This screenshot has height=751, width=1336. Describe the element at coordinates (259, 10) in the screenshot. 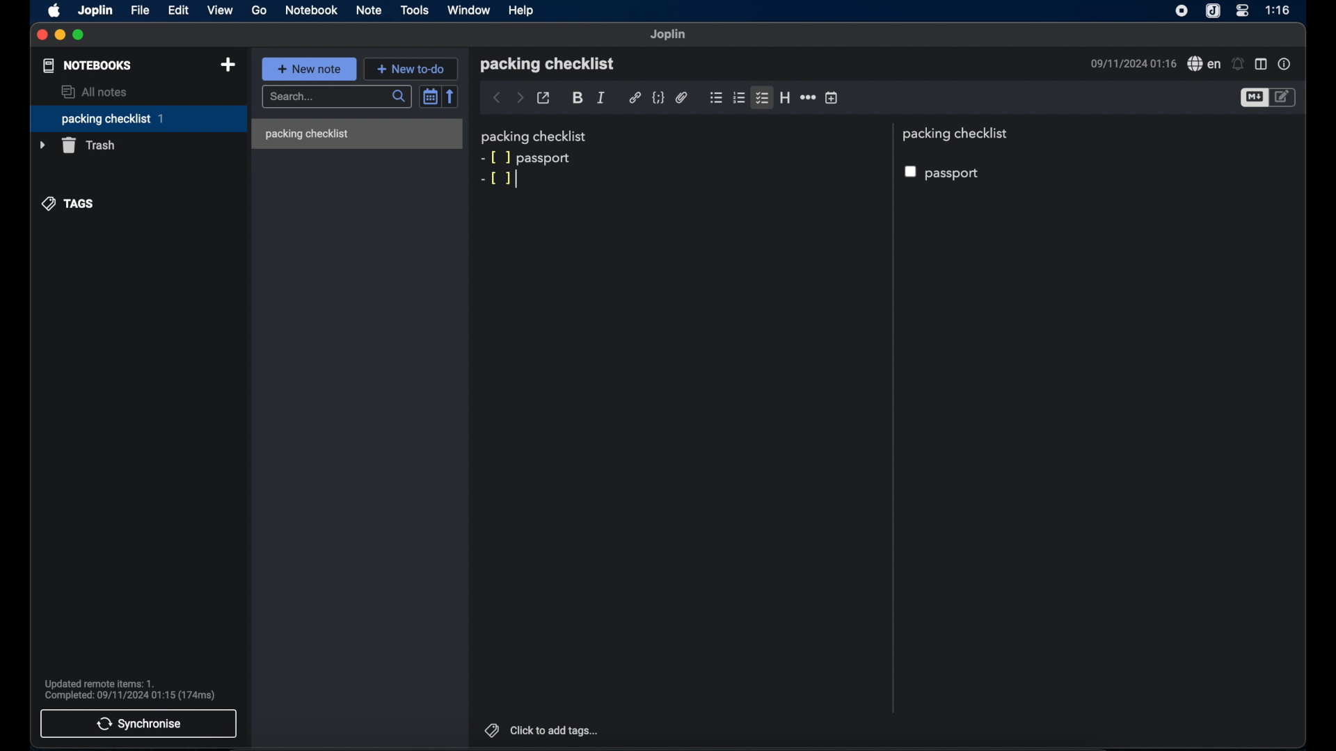

I see `go` at that location.